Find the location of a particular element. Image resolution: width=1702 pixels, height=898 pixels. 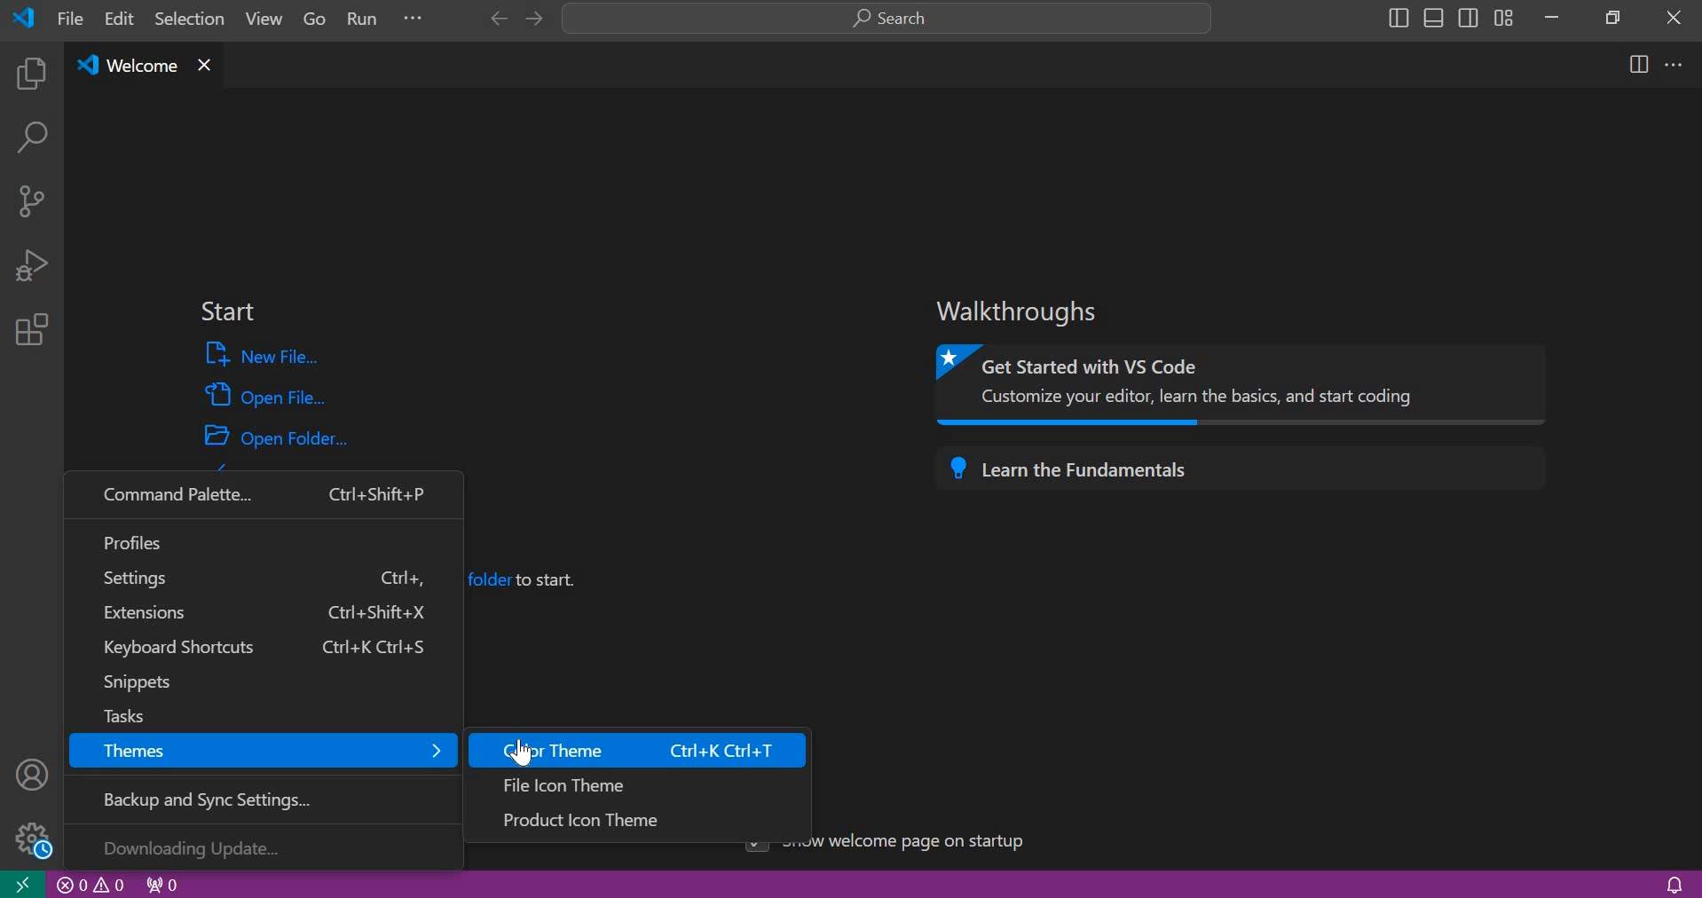

accounts is located at coordinates (34, 773).